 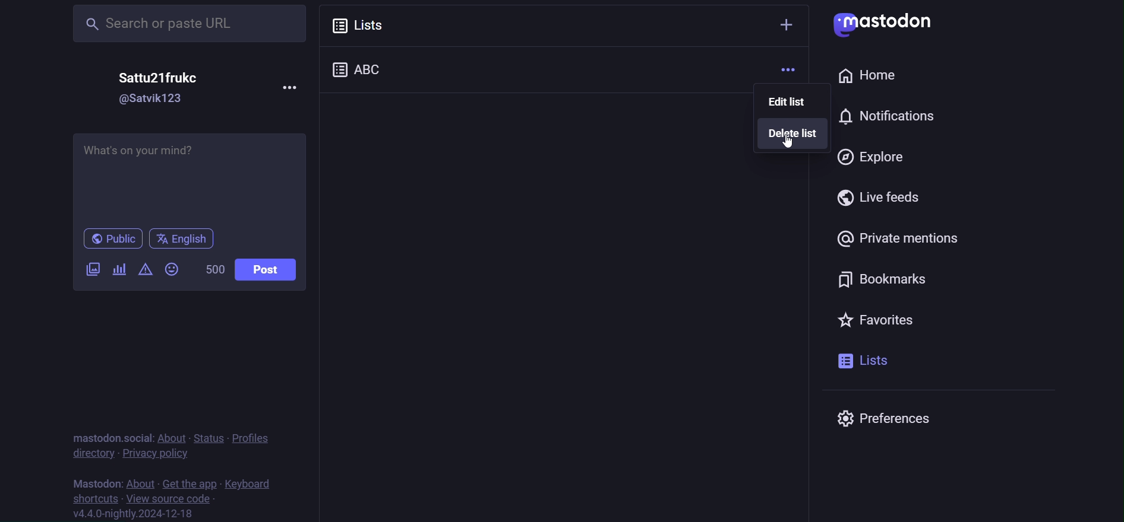 What do you see at coordinates (119, 269) in the screenshot?
I see `poll` at bounding box center [119, 269].